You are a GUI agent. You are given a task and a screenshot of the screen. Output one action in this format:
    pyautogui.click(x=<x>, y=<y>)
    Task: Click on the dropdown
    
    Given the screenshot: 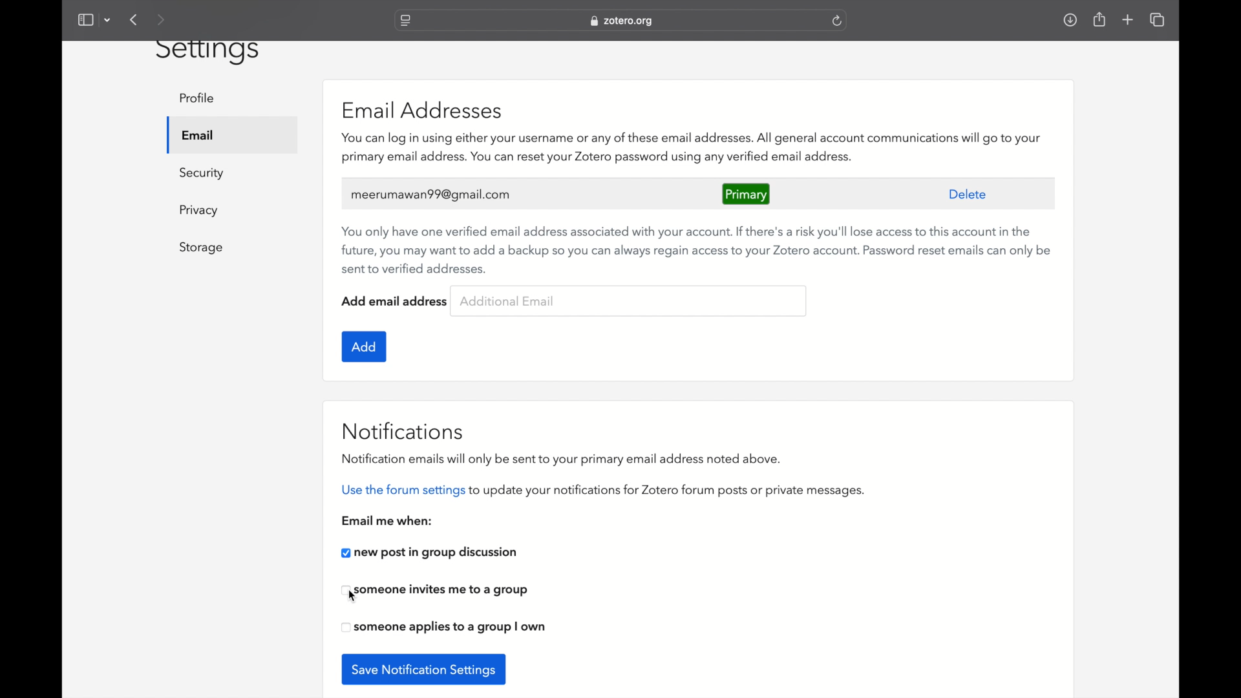 What is the action you would take?
    pyautogui.click(x=107, y=21)
    